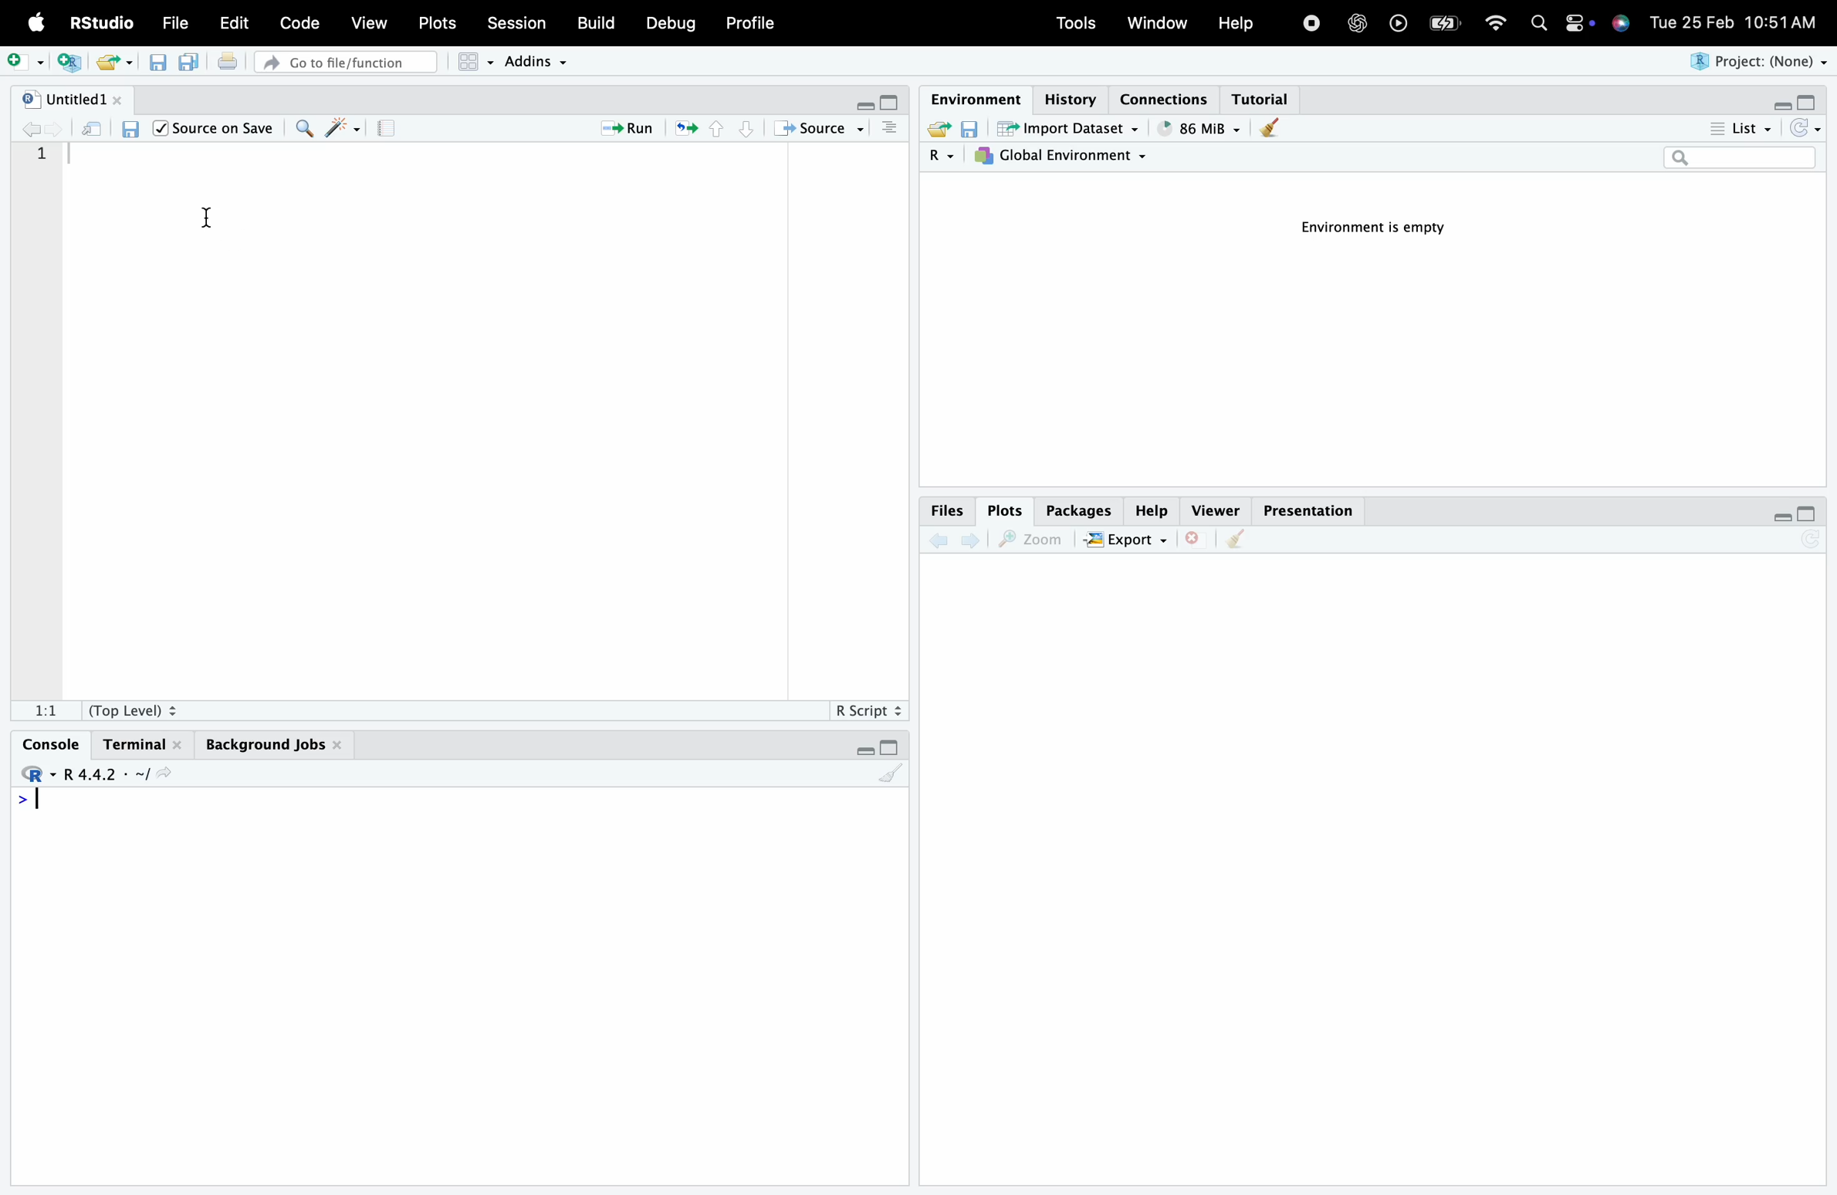 This screenshot has width=1837, height=1195. I want to click on search, so click(1737, 159).